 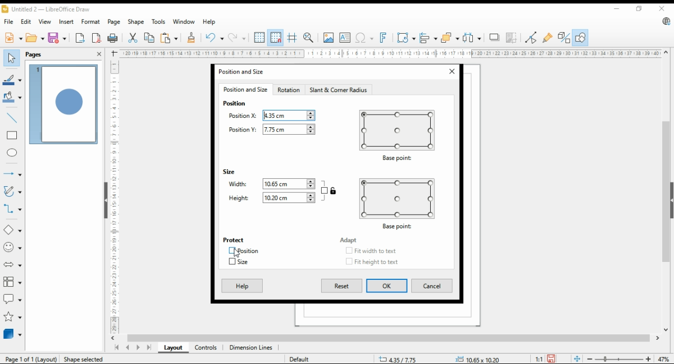 What do you see at coordinates (564, 37) in the screenshot?
I see `toggle extrusions` at bounding box center [564, 37].